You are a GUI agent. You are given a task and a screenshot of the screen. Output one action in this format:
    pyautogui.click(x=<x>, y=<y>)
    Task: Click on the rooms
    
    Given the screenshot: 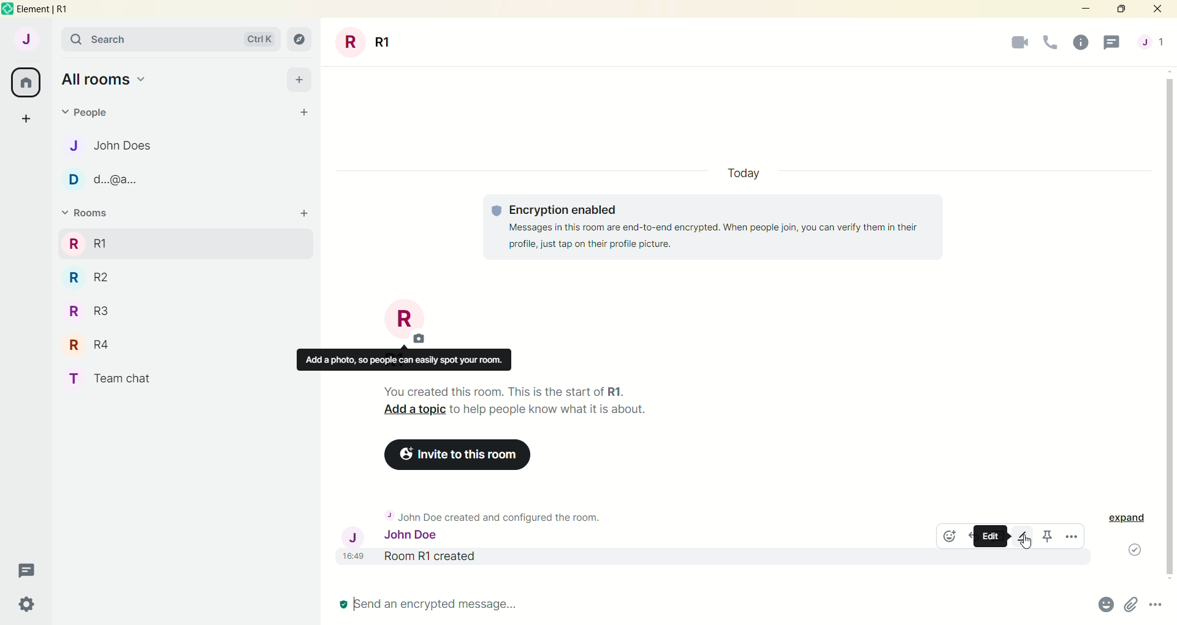 What is the action you would take?
    pyautogui.click(x=91, y=213)
    